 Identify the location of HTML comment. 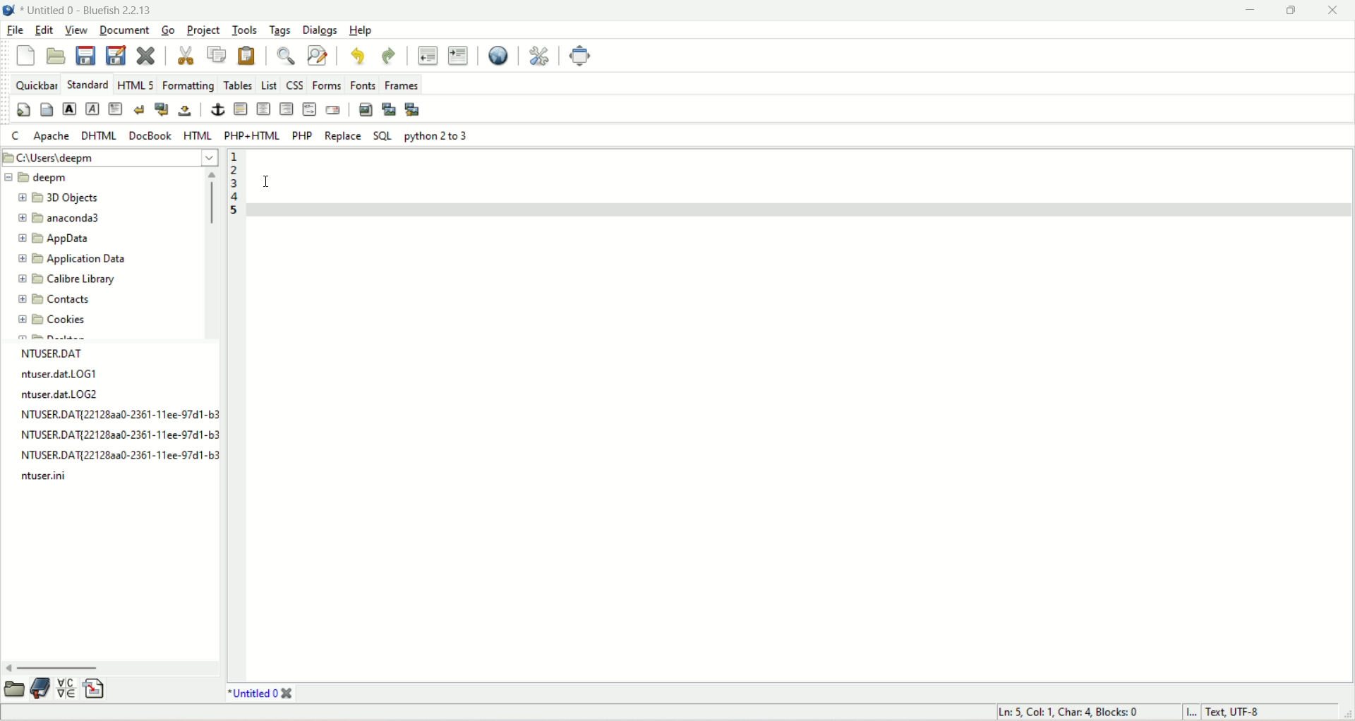
(308, 111).